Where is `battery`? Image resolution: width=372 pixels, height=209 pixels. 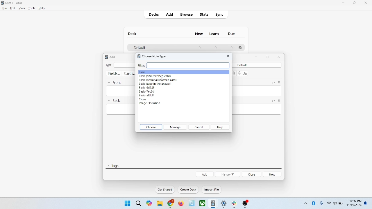 battery is located at coordinates (341, 204).